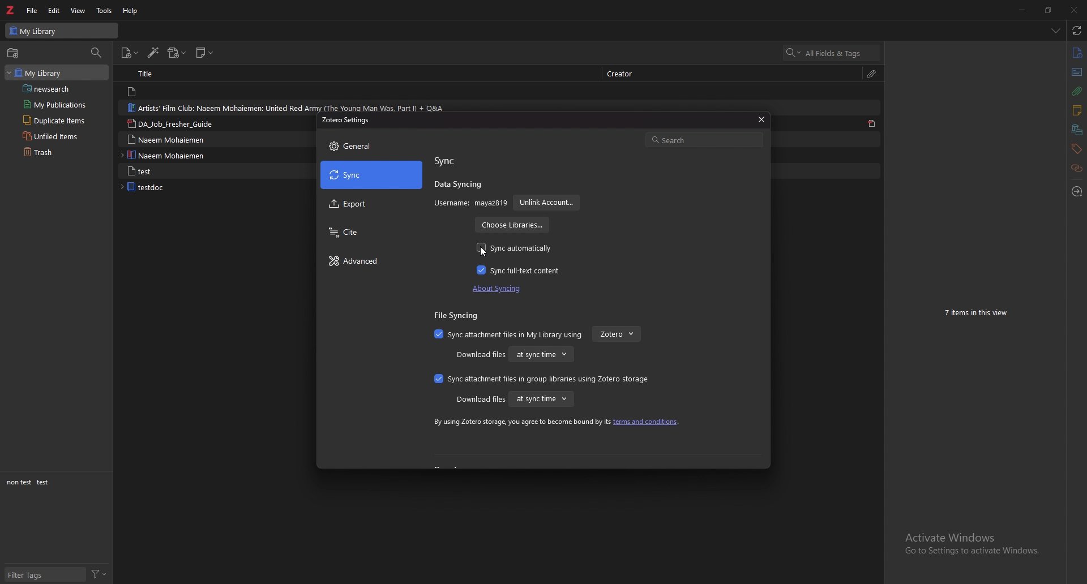 The width and height of the screenshot is (1087, 584). What do you see at coordinates (832, 53) in the screenshot?
I see `search all fields & tags` at bounding box center [832, 53].